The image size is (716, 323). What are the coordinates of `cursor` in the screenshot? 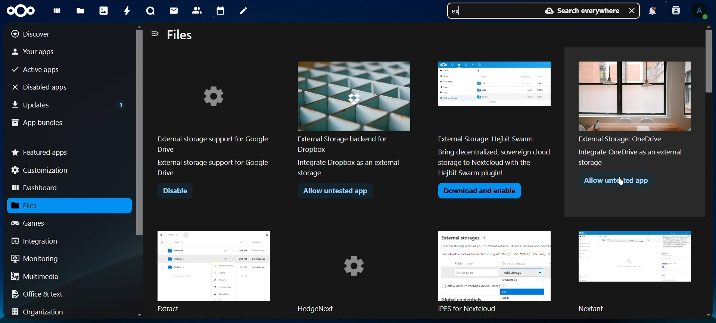 It's located at (623, 184).